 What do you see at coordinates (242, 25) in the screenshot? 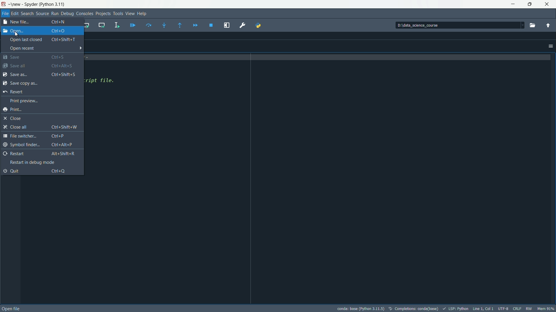
I see `preferences` at bounding box center [242, 25].